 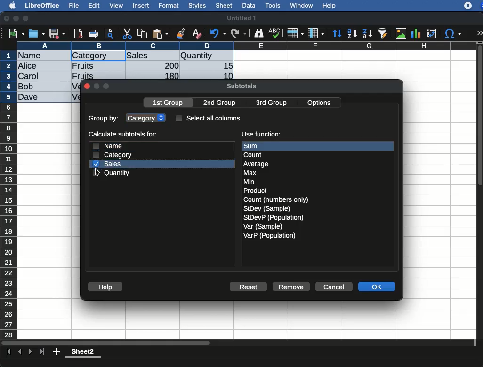 What do you see at coordinates (247, 46) in the screenshot?
I see `column` at bounding box center [247, 46].